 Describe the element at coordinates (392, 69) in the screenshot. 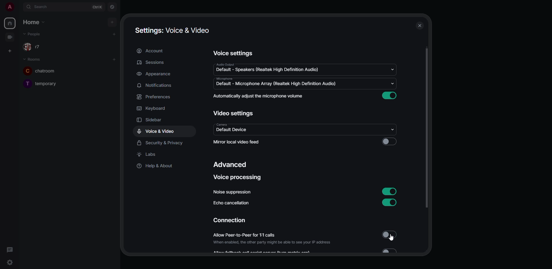

I see `drop down` at that location.